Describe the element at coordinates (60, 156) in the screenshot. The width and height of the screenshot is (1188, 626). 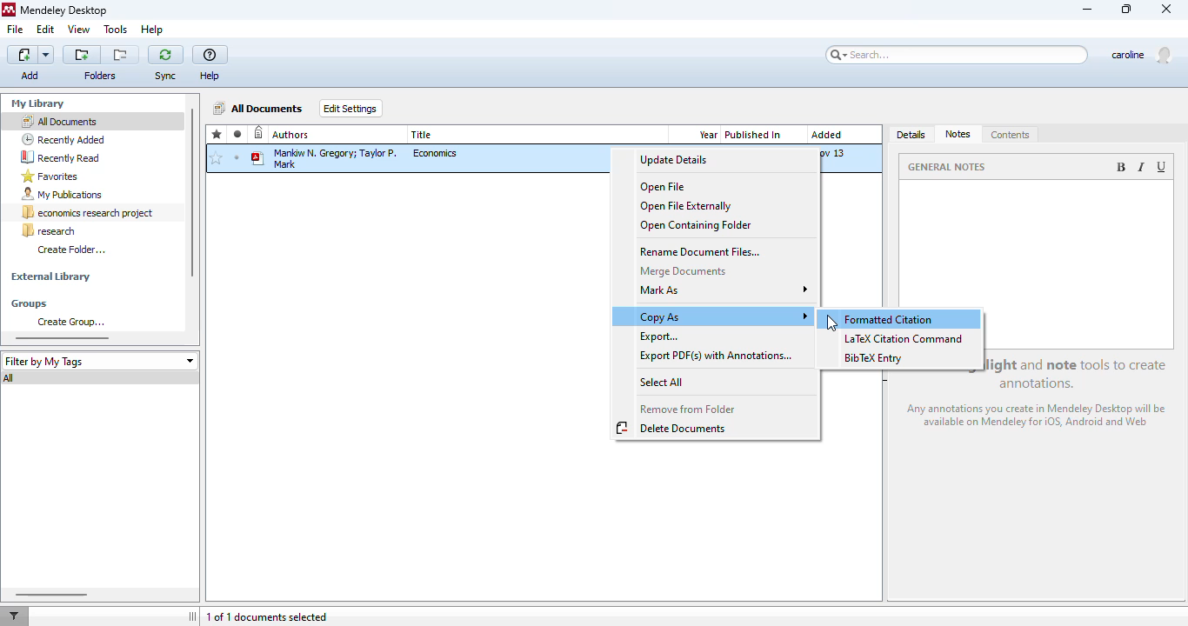
I see `recently read` at that location.